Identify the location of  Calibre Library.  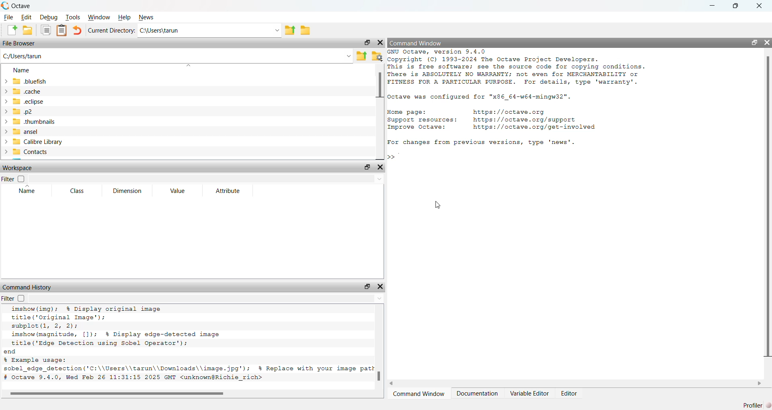
(37, 141).